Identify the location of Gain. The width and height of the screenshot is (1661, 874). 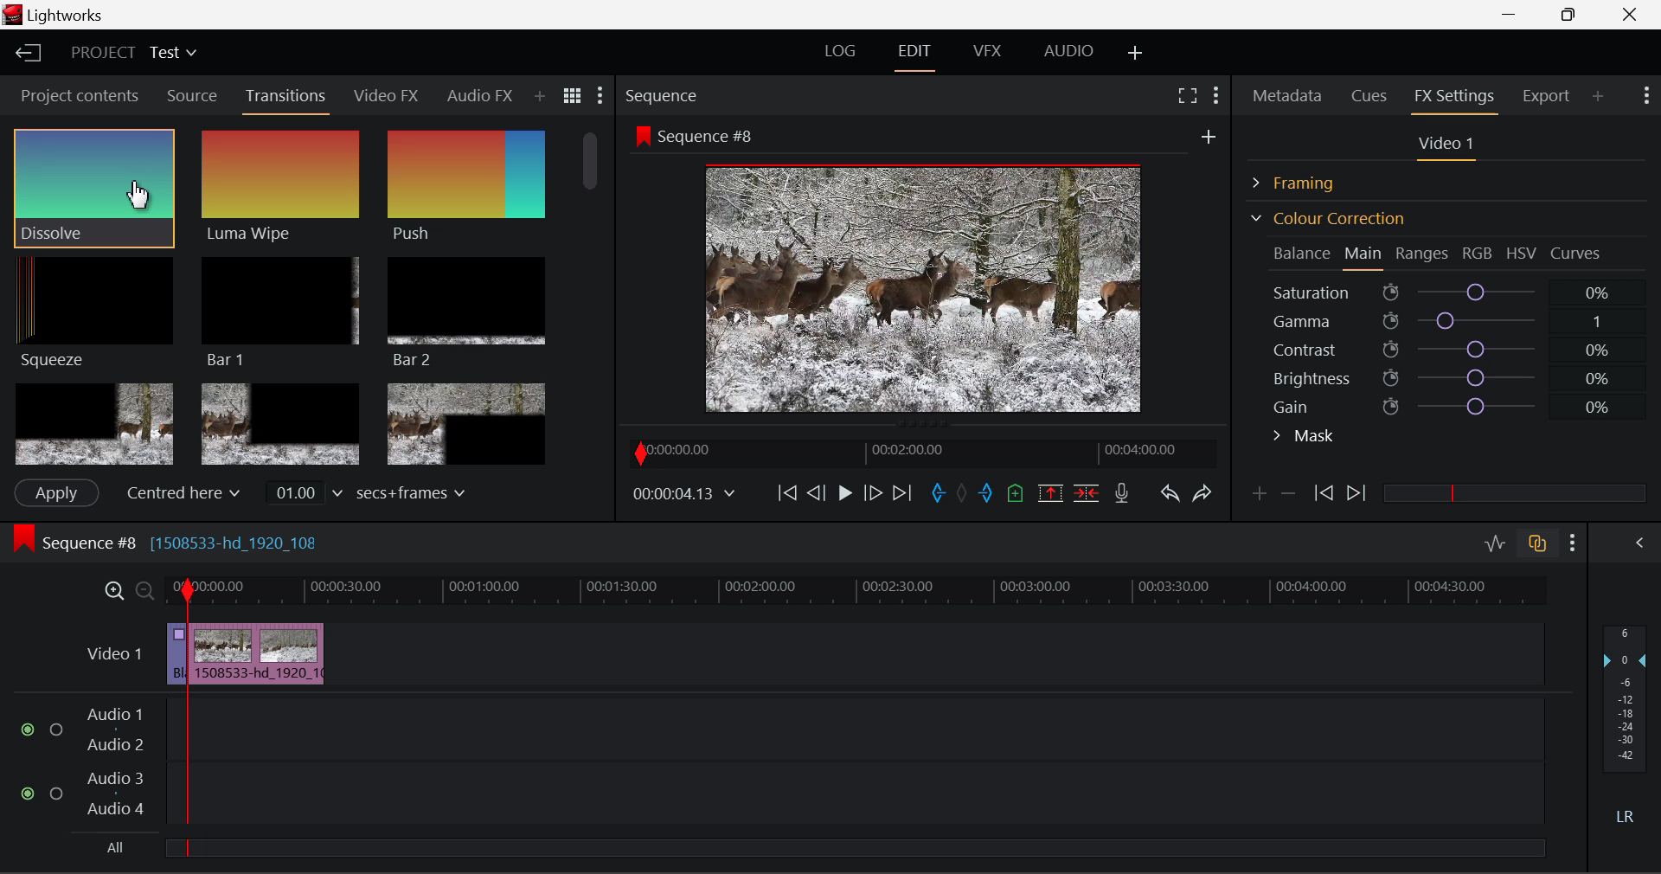
(1464, 403).